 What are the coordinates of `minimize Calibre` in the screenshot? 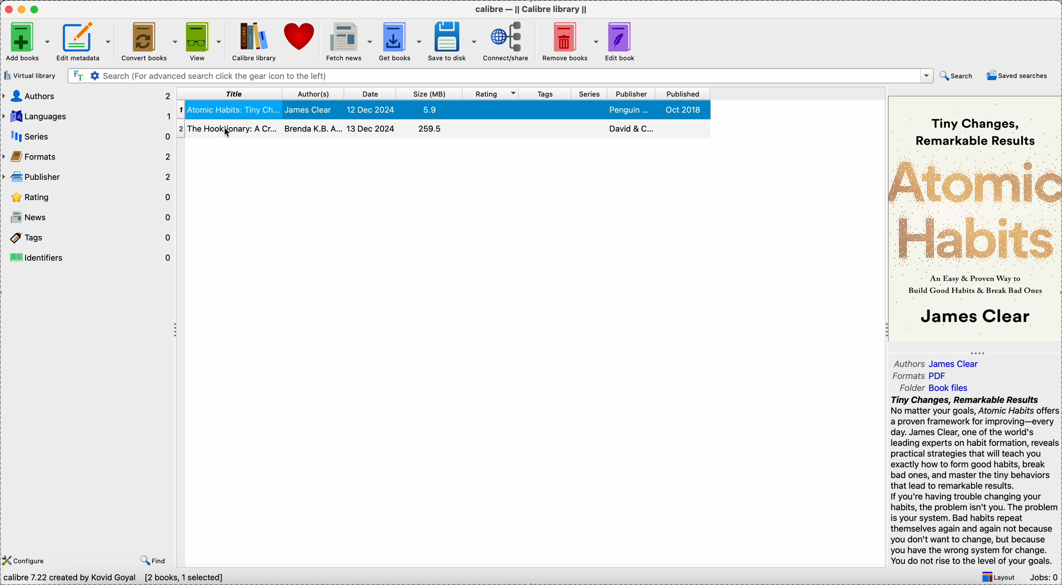 It's located at (23, 9).